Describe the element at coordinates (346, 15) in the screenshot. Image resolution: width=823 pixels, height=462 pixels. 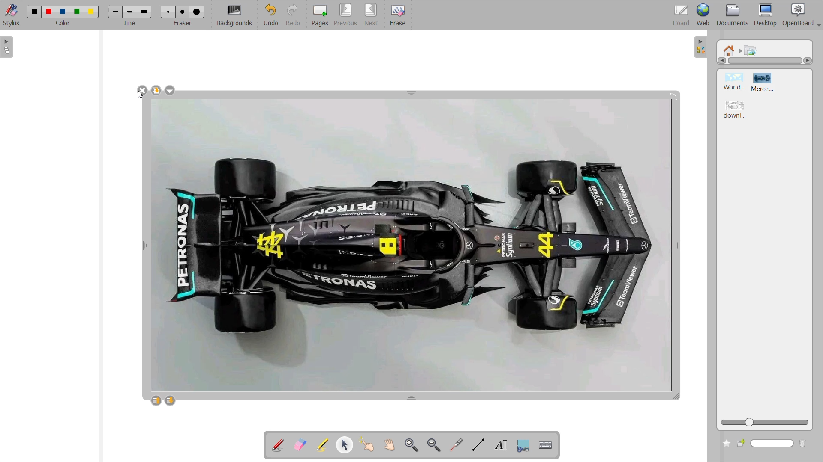
I see `previous` at that location.